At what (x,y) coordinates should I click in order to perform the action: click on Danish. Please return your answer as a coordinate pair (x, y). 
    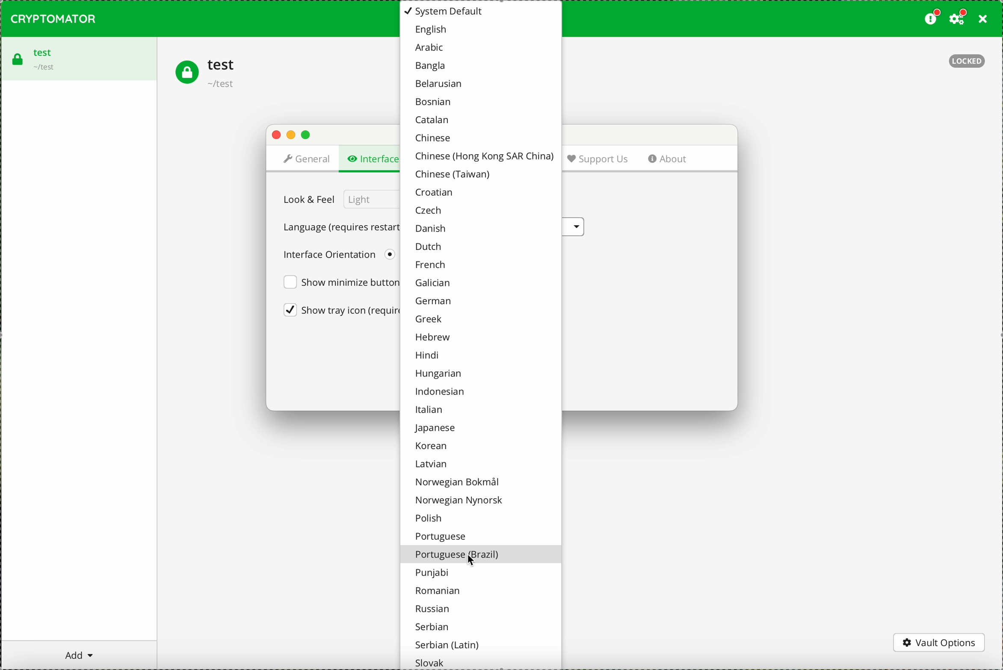
    Looking at the image, I should click on (432, 228).